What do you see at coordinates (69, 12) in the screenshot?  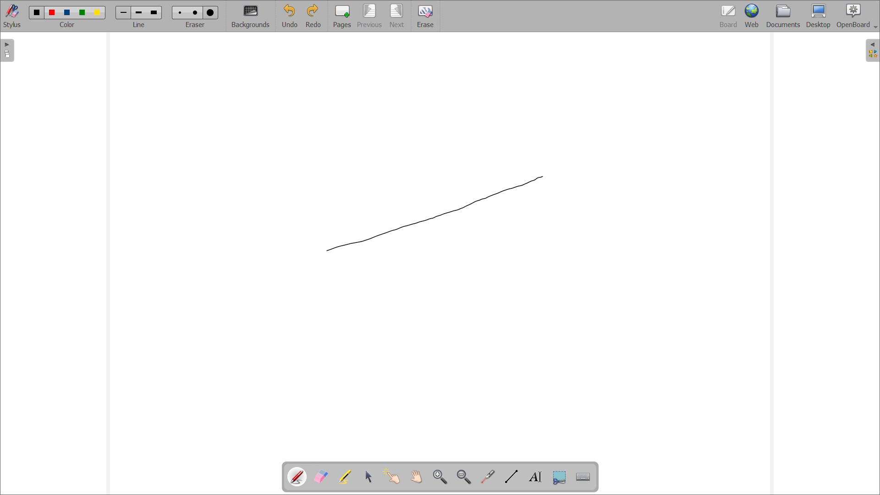 I see `color` at bounding box center [69, 12].